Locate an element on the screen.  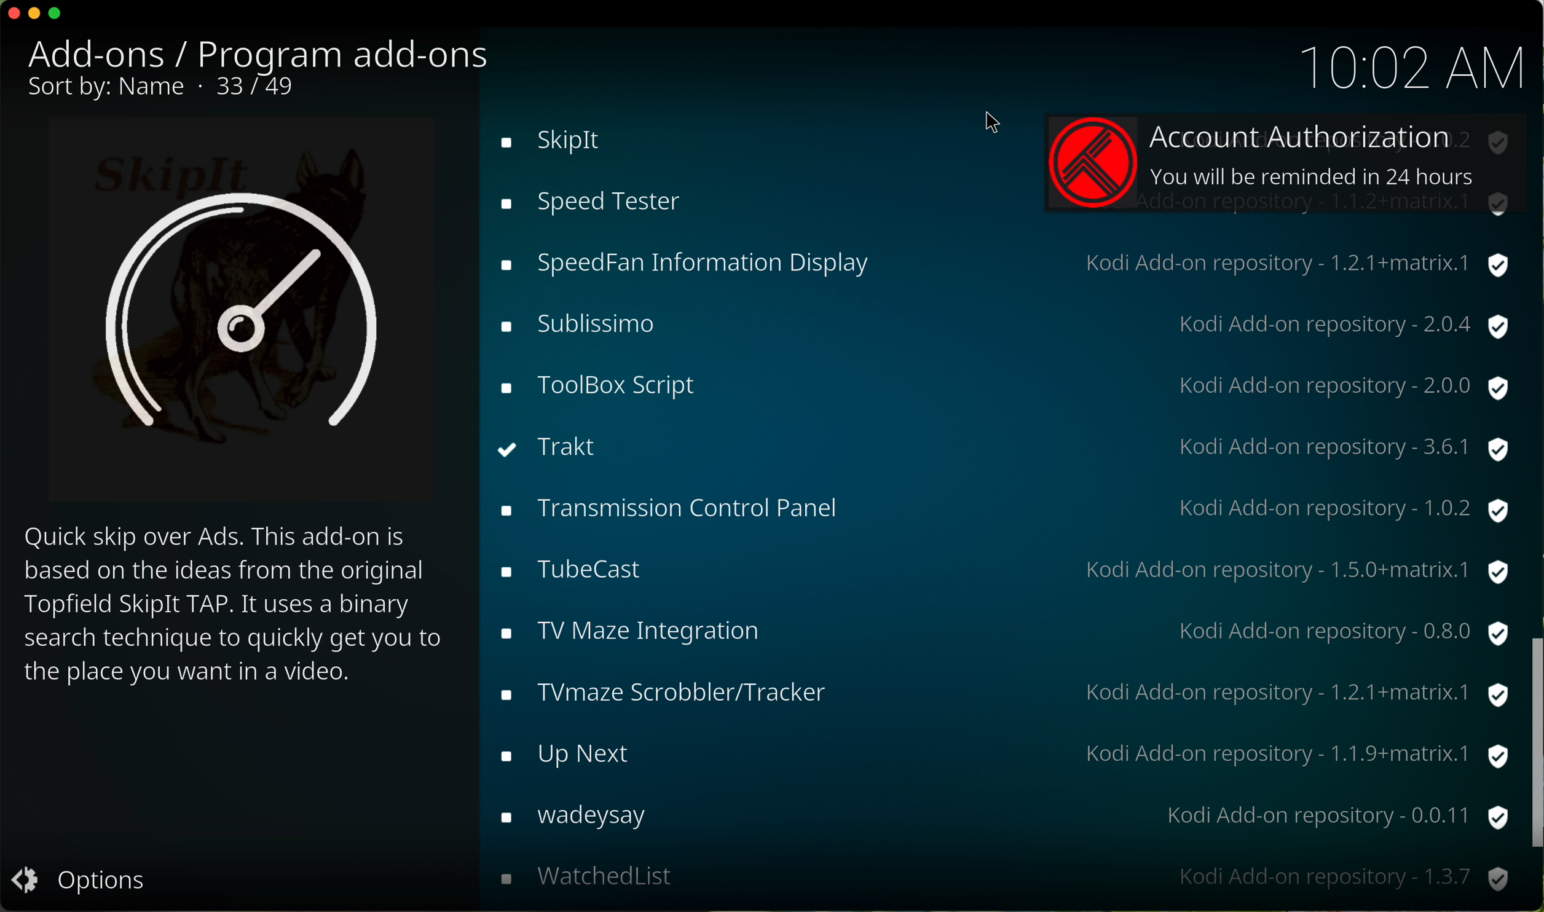
description is located at coordinates (232, 607).